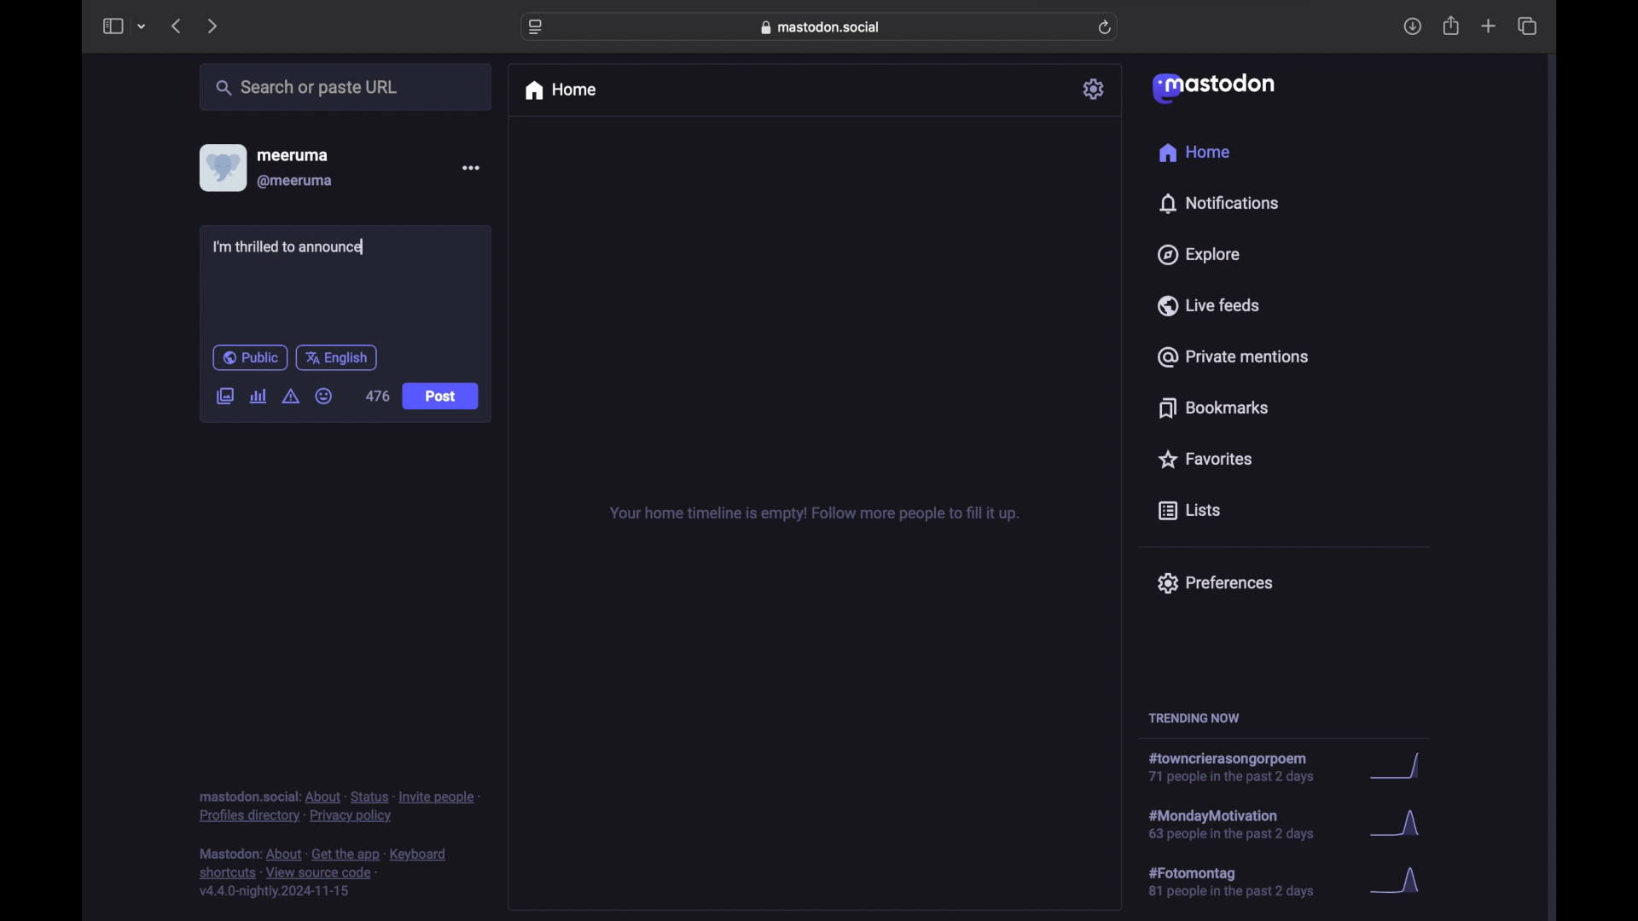  Describe the element at coordinates (112, 26) in the screenshot. I see `side bar` at that location.